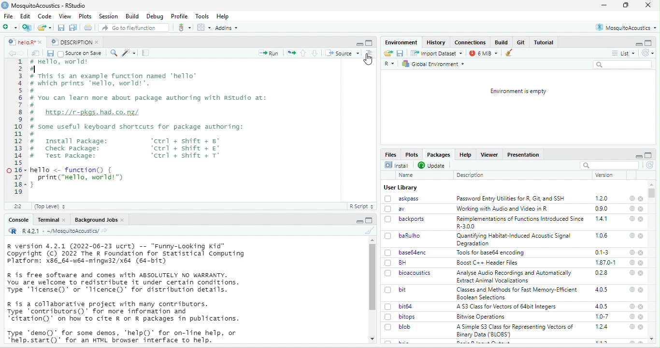  What do you see at coordinates (291, 53) in the screenshot?
I see `Re-run the previous code` at bounding box center [291, 53].